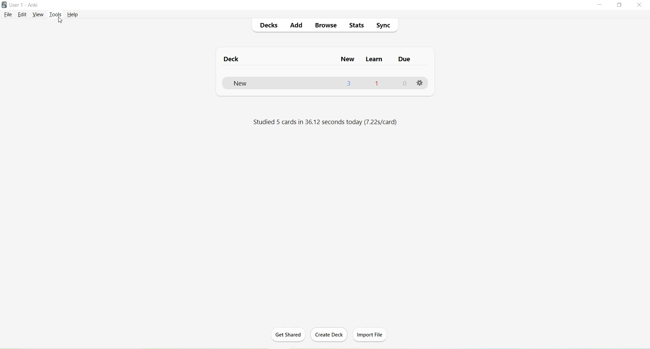 Image resolution: width=650 pixels, height=349 pixels. What do you see at coordinates (350, 84) in the screenshot?
I see `3` at bounding box center [350, 84].